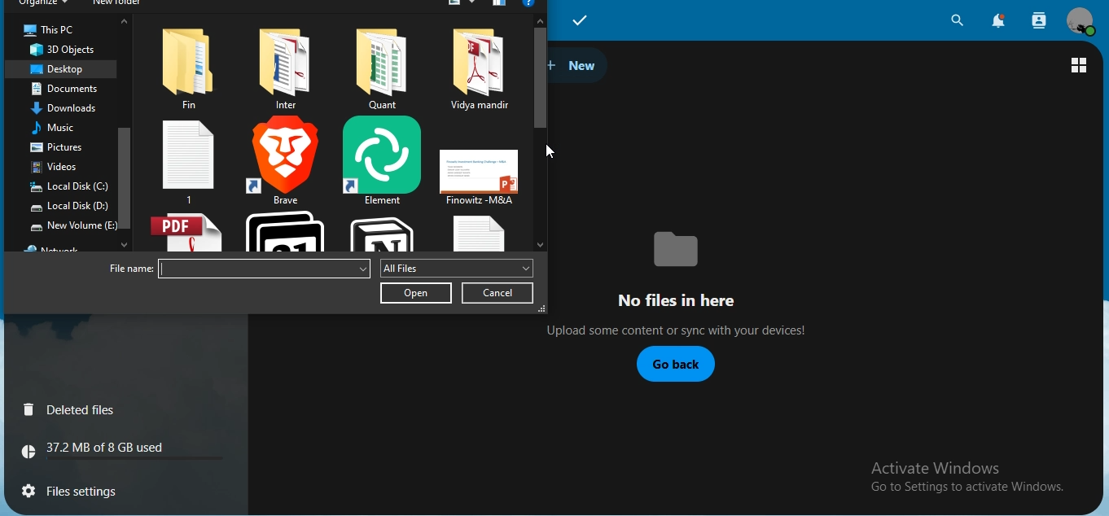 This screenshot has height=516, width=1109. Describe the element at coordinates (284, 230) in the screenshot. I see `notion calendar` at that location.